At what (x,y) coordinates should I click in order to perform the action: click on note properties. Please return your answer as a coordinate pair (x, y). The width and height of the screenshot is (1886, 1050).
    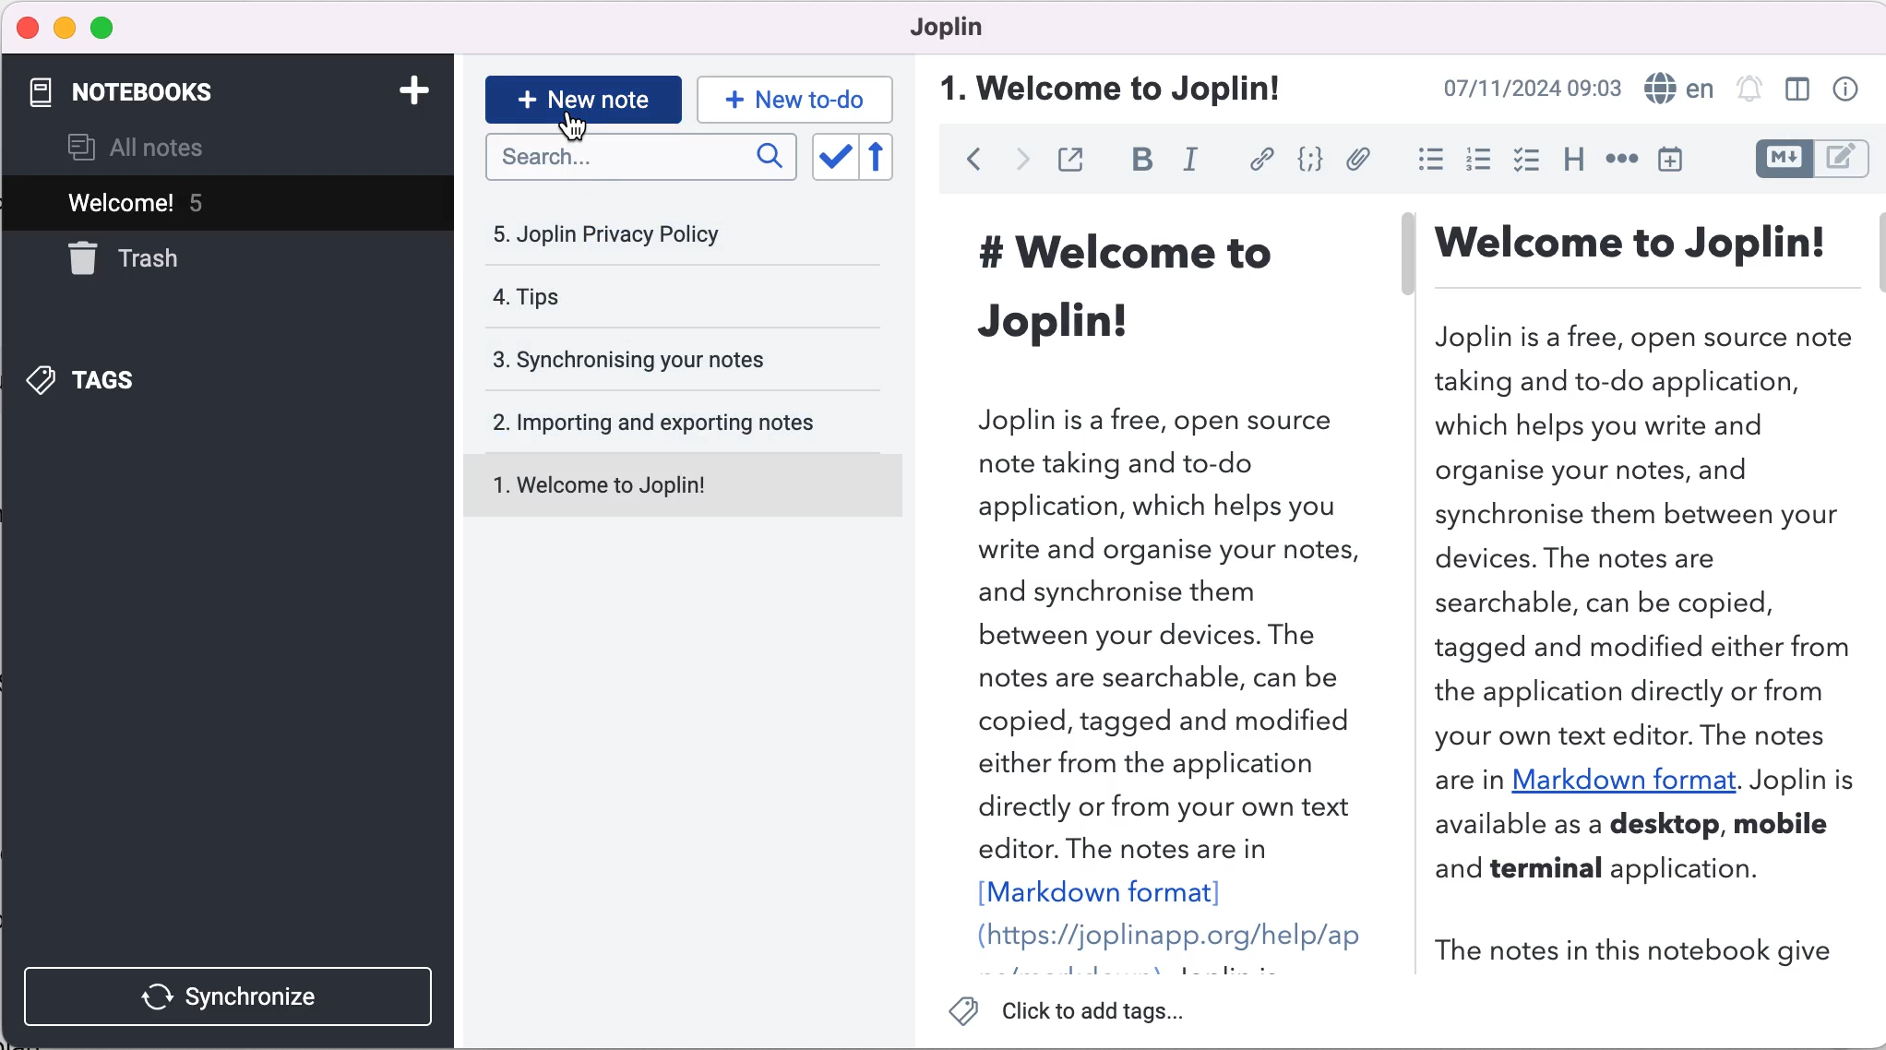
    Looking at the image, I should click on (1847, 91).